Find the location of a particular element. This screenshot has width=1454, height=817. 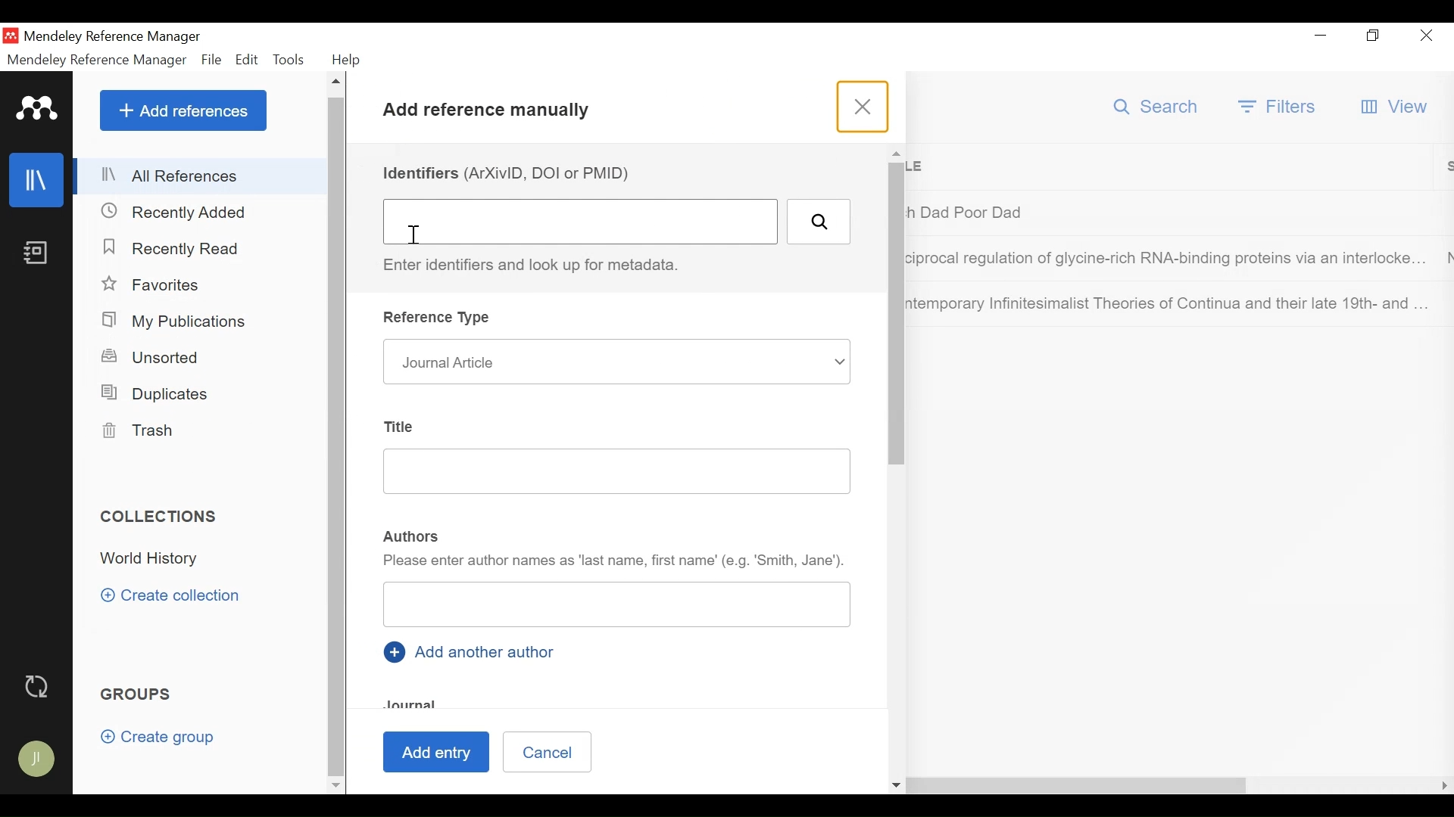

Dad Poor Dad is located at coordinates (1170, 212).